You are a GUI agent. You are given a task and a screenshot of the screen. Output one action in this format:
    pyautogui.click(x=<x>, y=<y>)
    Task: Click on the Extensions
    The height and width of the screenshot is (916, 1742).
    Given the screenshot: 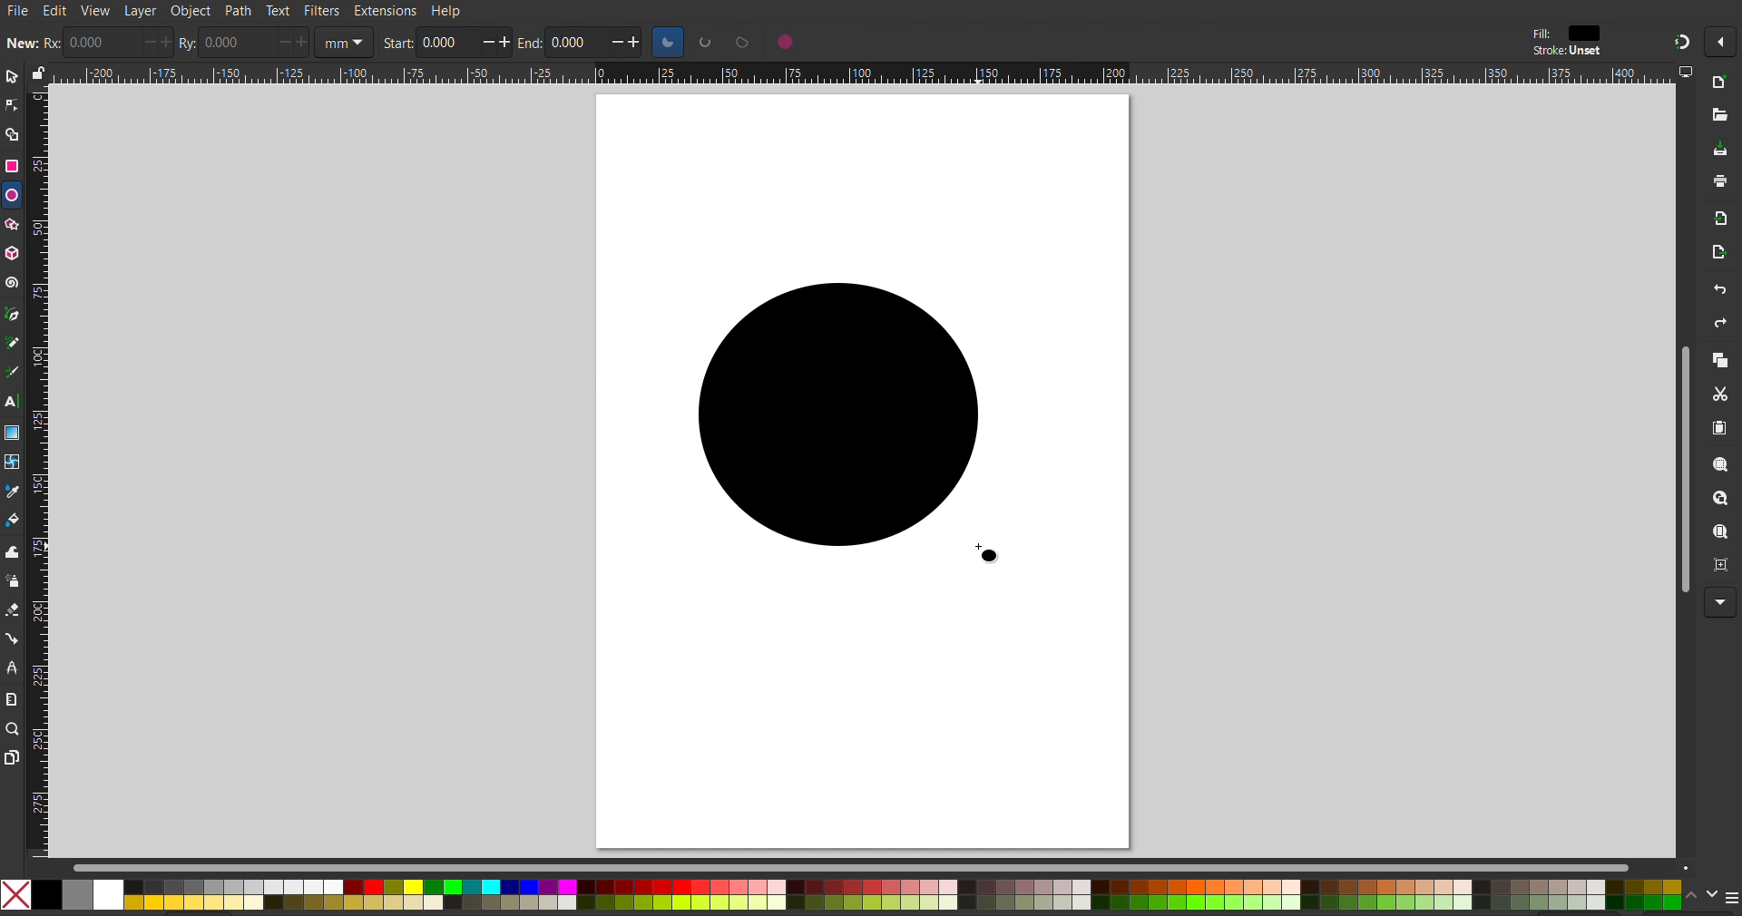 What is the action you would take?
    pyautogui.click(x=384, y=11)
    